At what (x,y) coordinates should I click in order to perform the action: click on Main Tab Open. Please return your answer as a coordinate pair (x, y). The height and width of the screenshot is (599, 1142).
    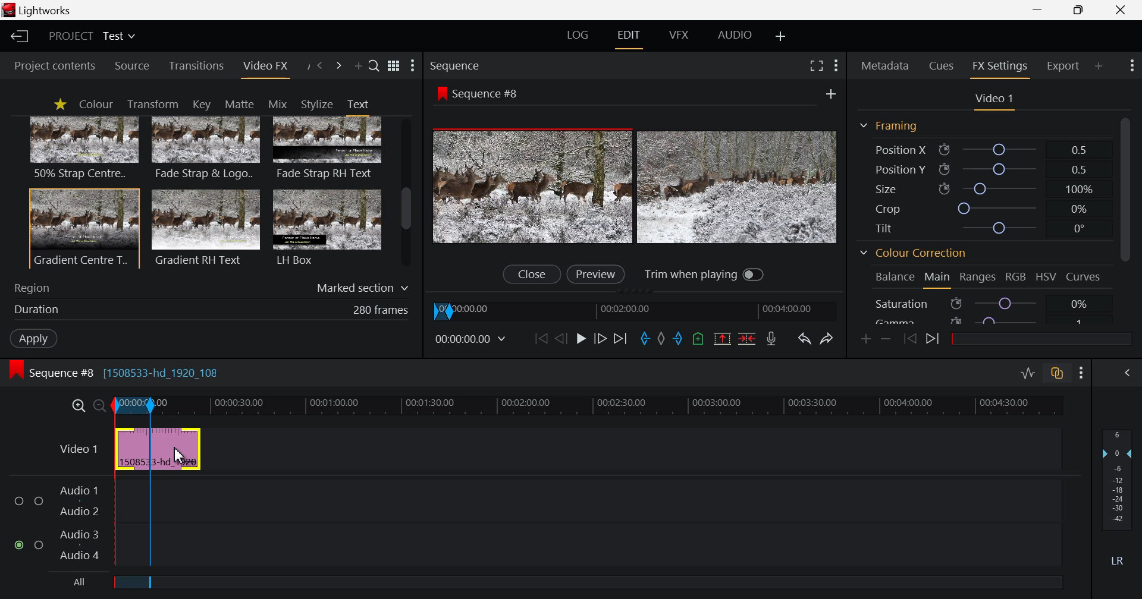
    Looking at the image, I should click on (938, 279).